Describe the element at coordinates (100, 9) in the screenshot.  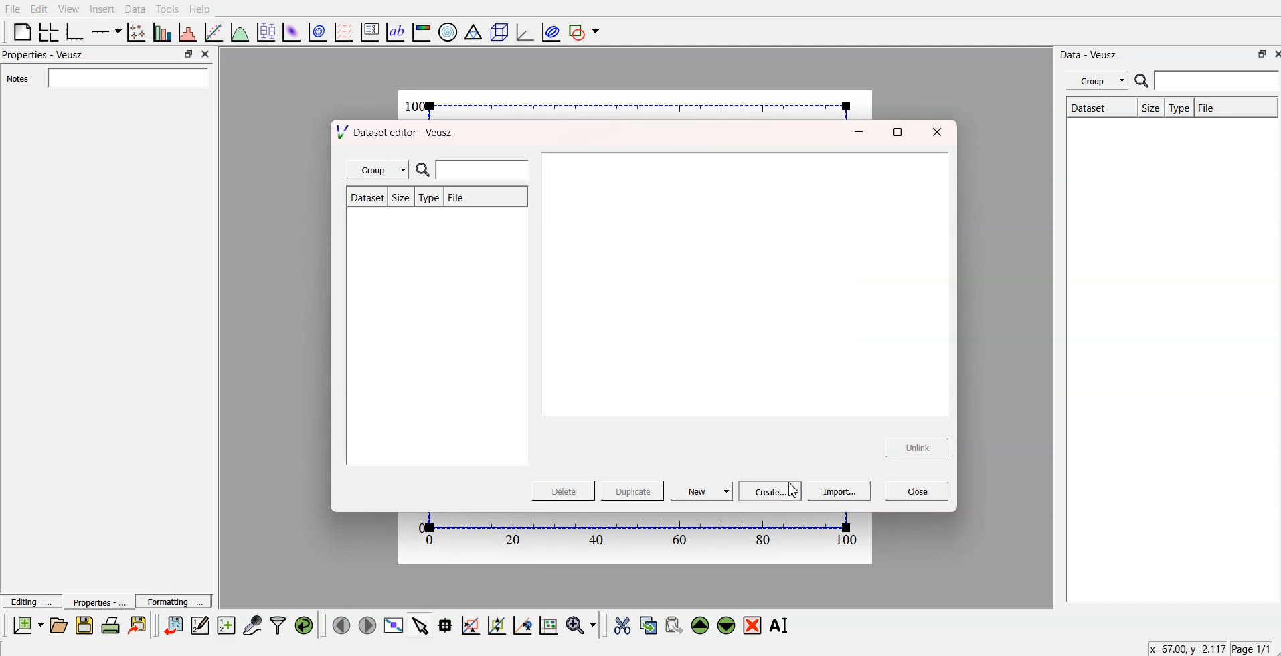
I see `Insert` at that location.